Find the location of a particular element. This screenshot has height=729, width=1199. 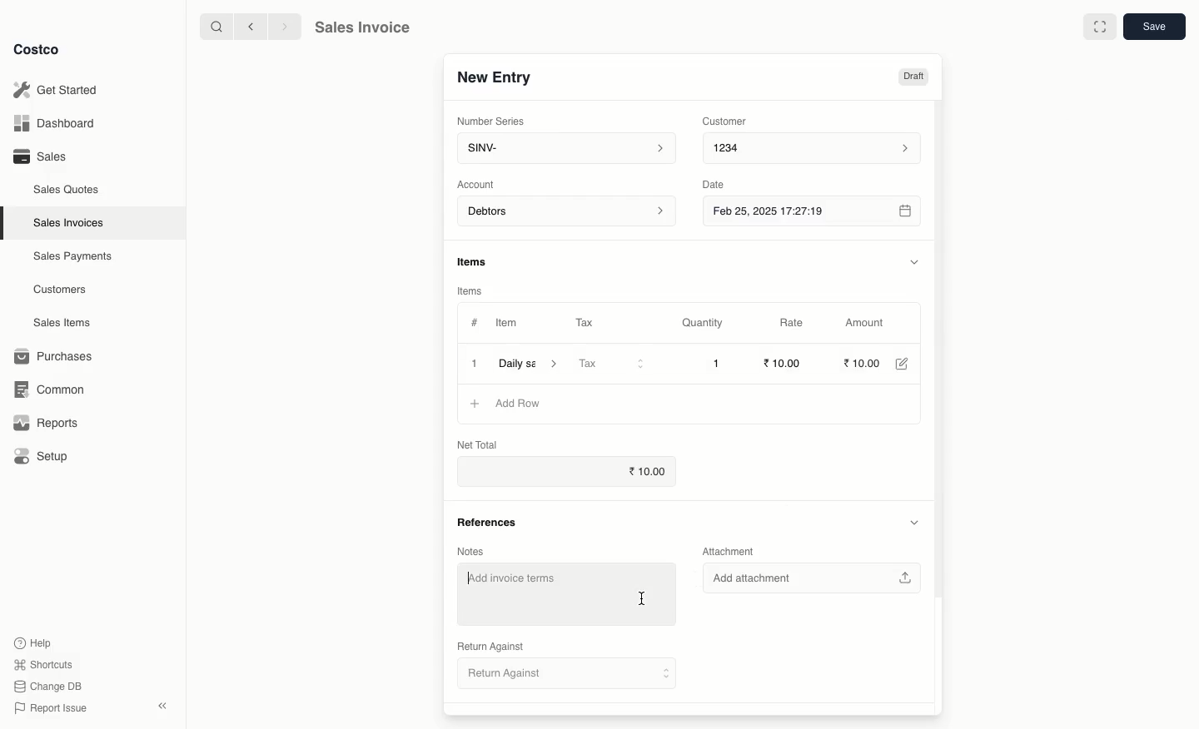

Shortcuts is located at coordinates (45, 663).